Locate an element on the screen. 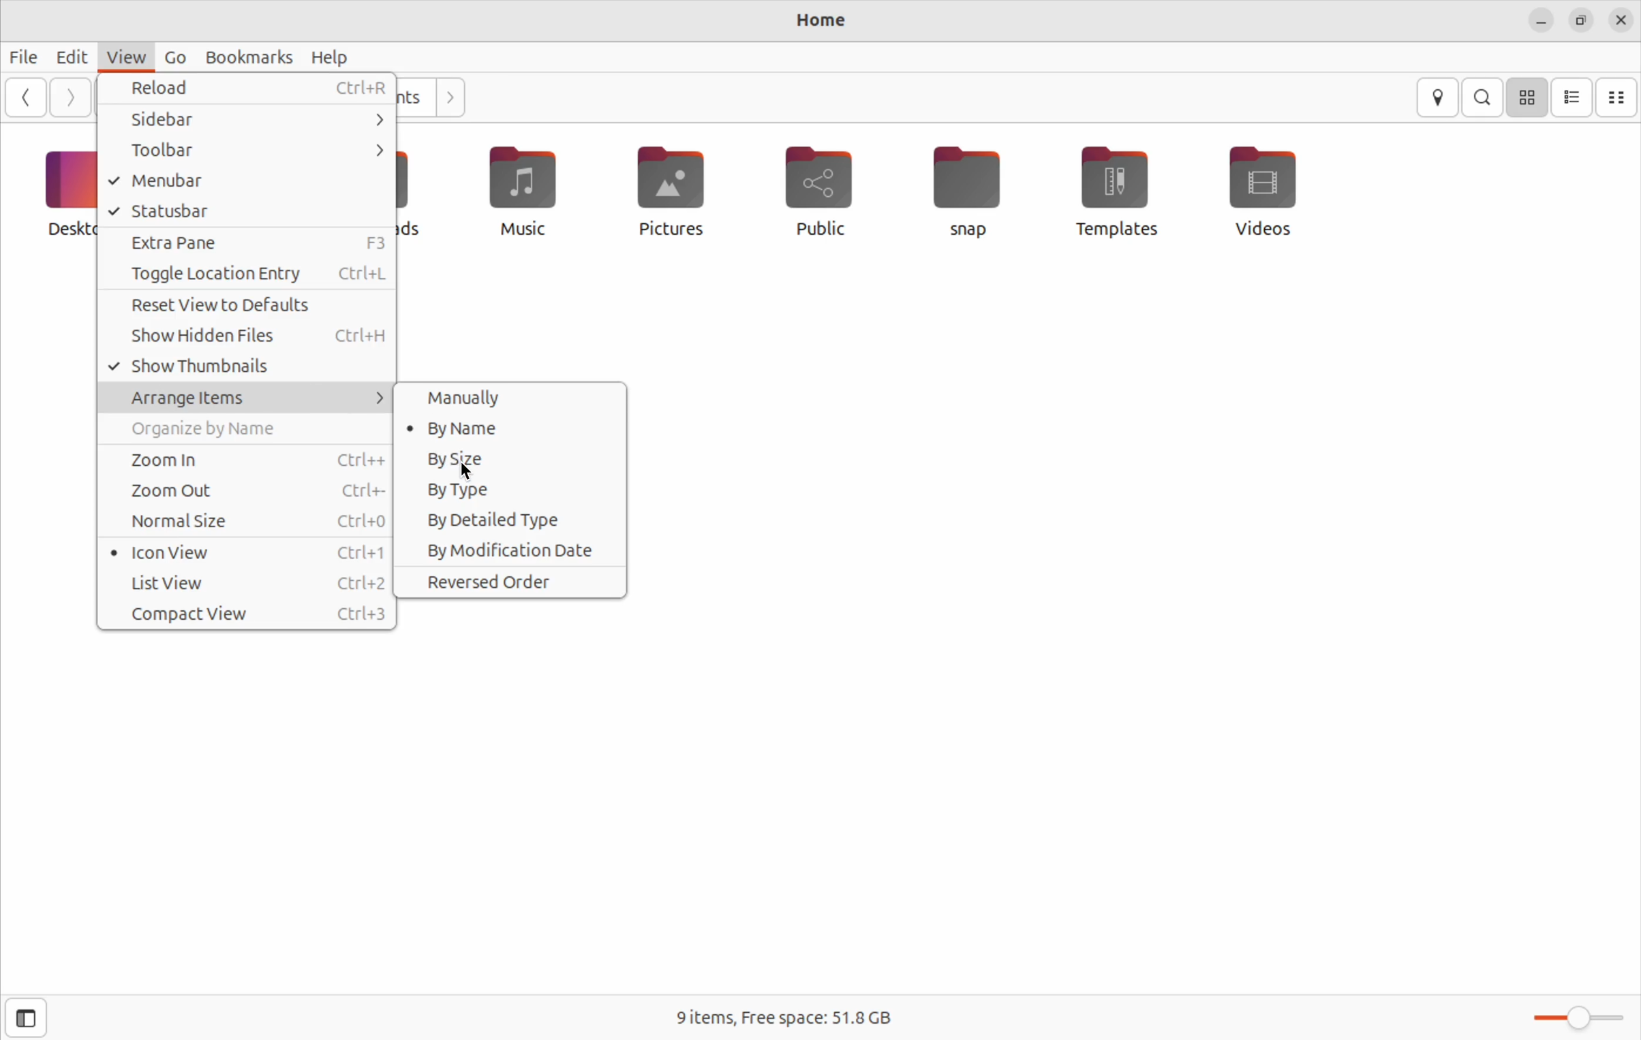 The width and height of the screenshot is (1641, 1040). by modification date is located at coordinates (508, 550).